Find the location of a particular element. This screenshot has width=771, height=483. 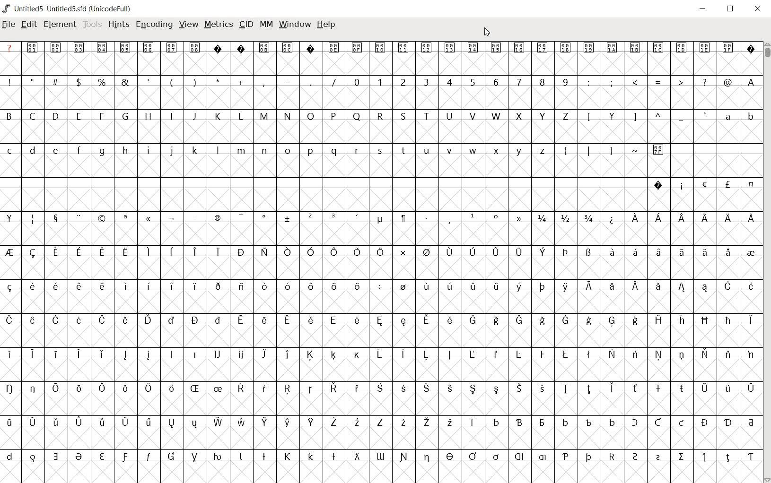

} is located at coordinates (611, 149).